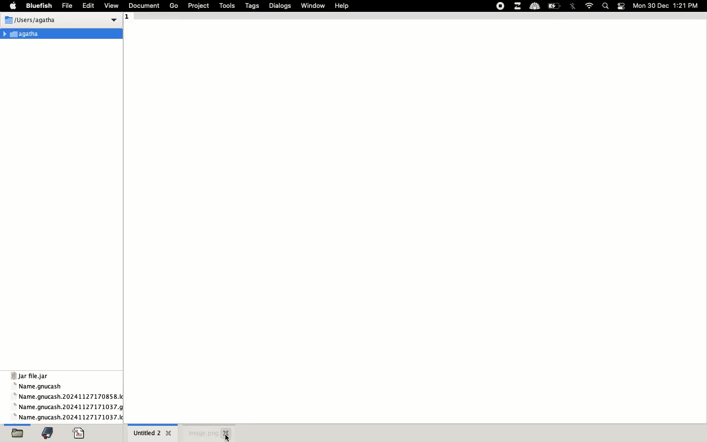 This screenshot has width=707, height=442. Describe the element at coordinates (555, 6) in the screenshot. I see `charge` at that location.